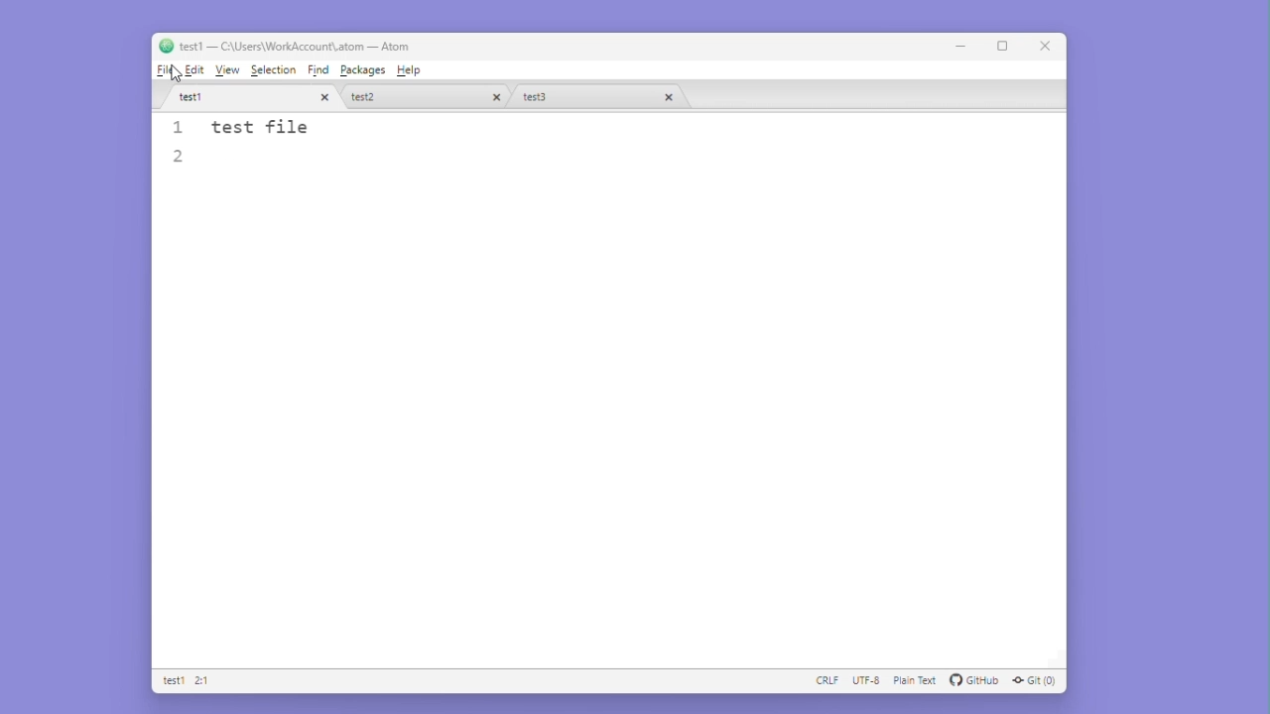 The image size is (1270, 714). What do you see at coordinates (363, 70) in the screenshot?
I see `Packages` at bounding box center [363, 70].